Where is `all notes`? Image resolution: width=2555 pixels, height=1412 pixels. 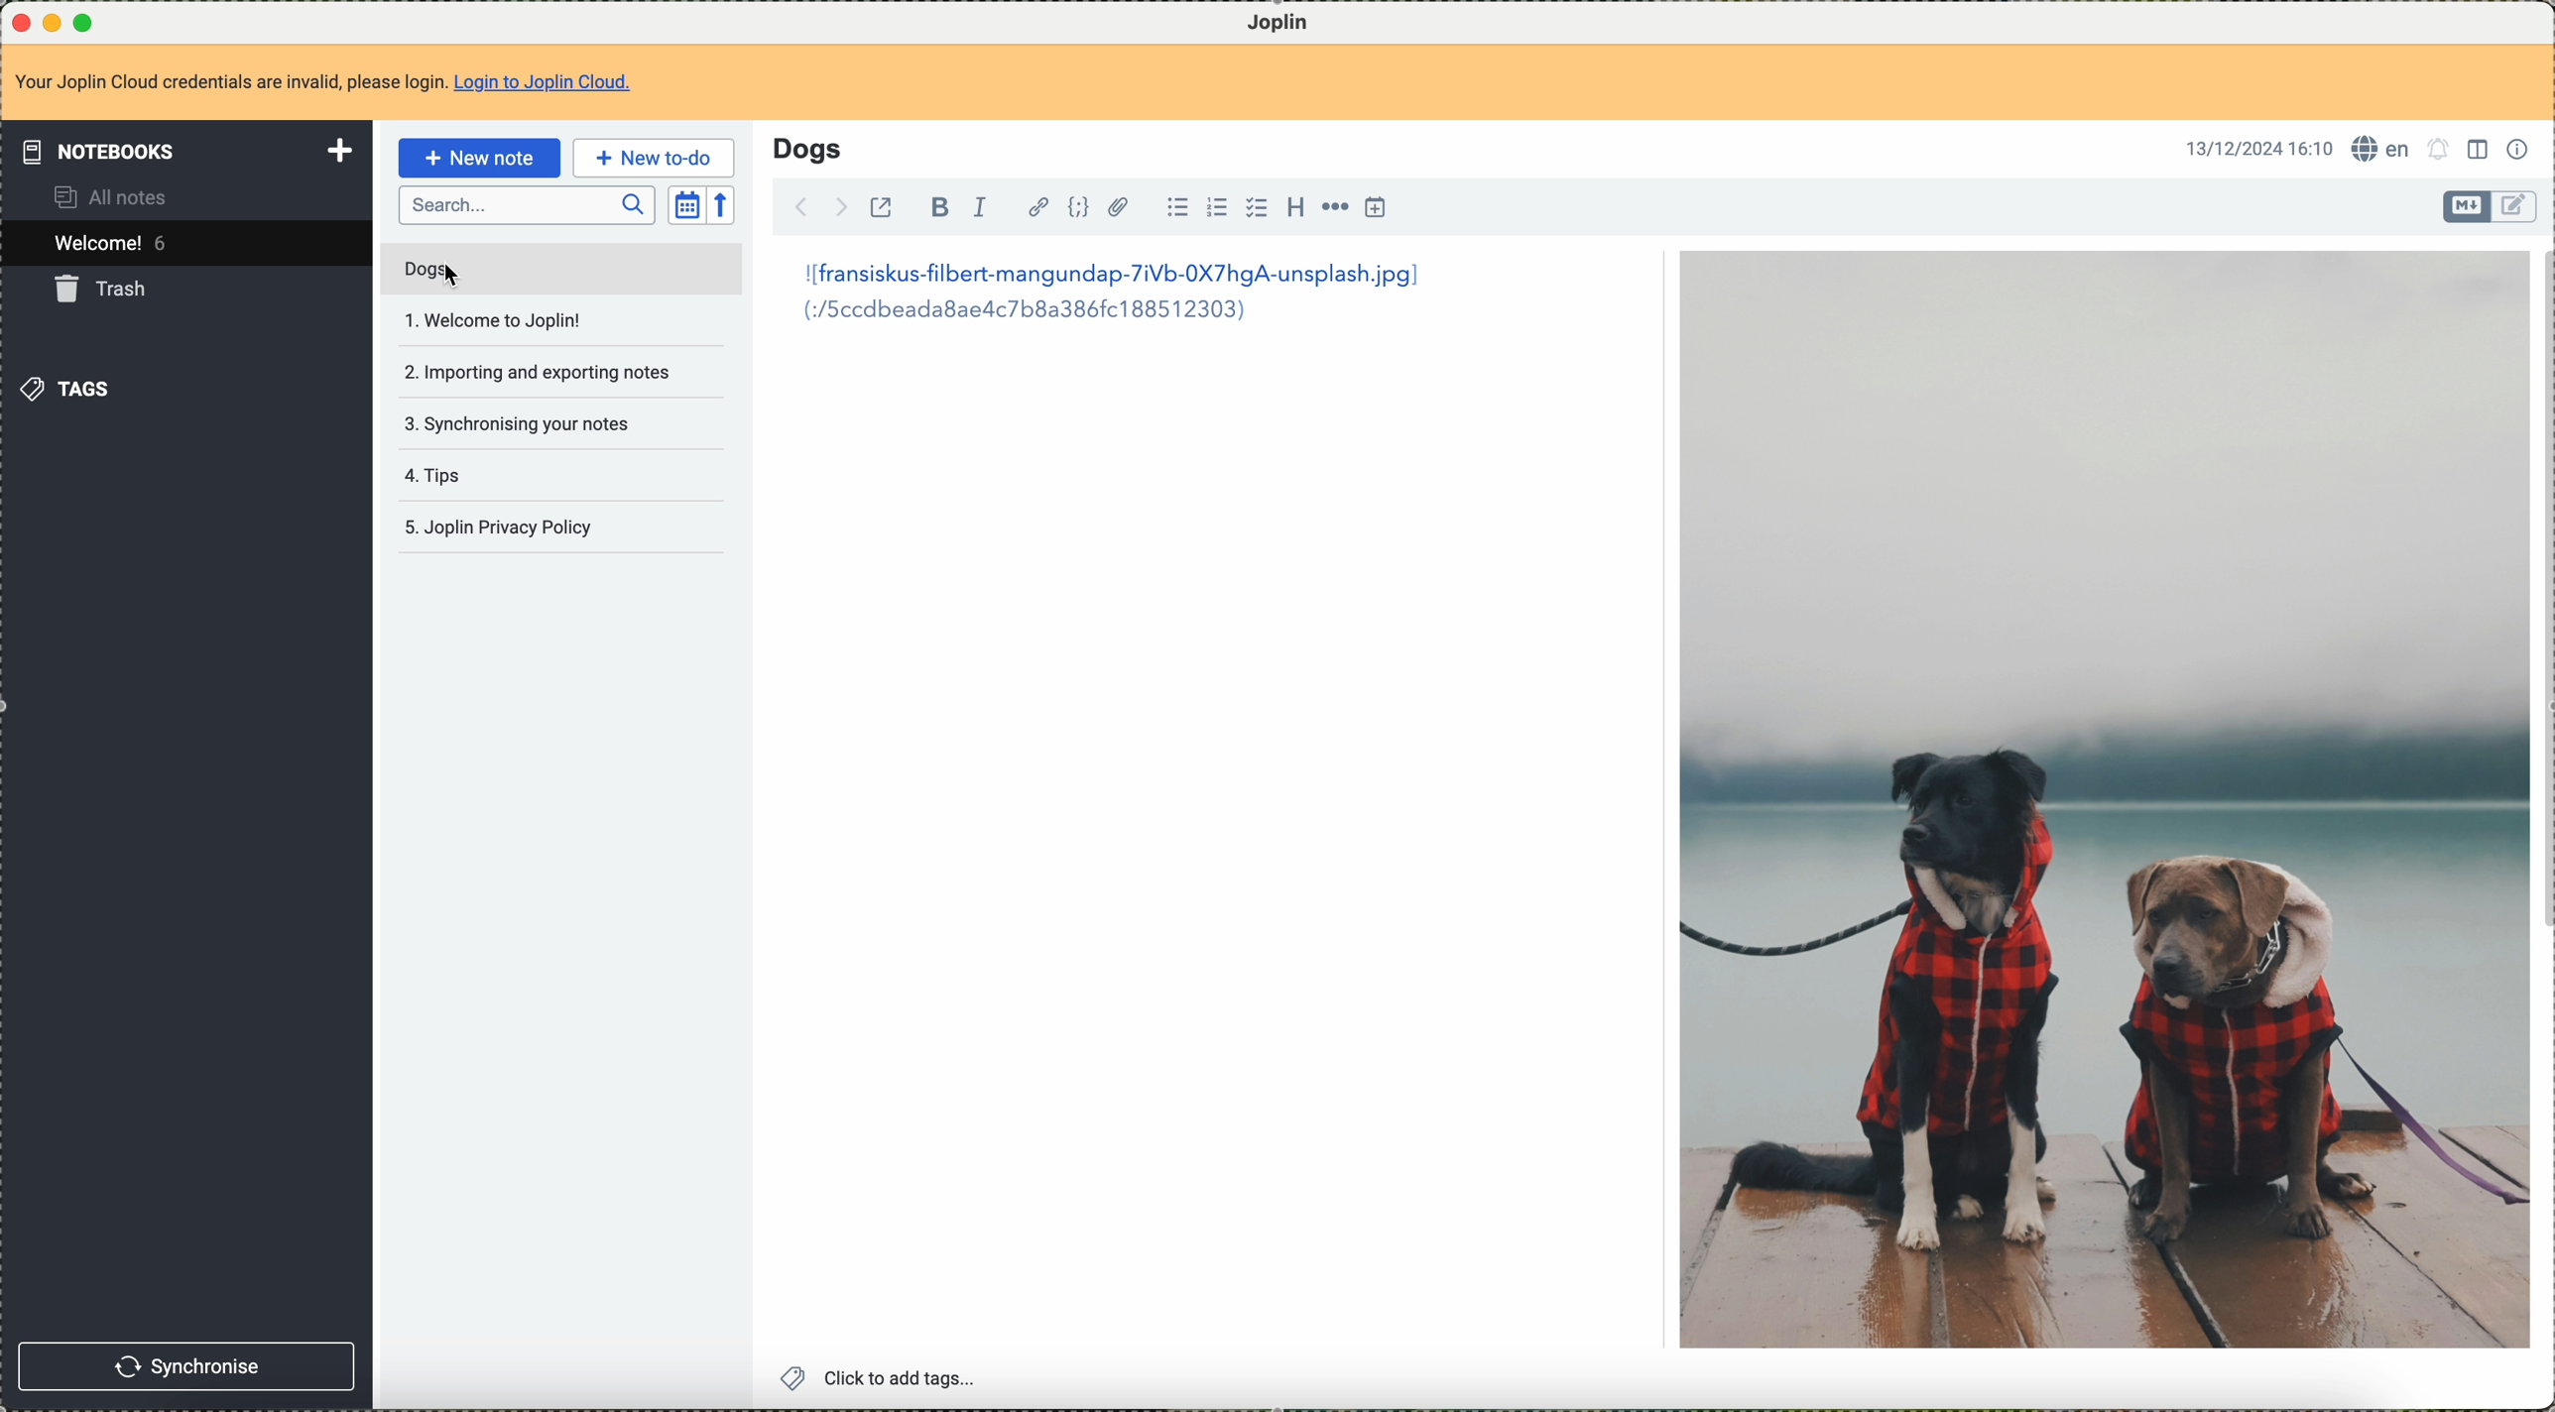 all notes is located at coordinates (115, 196).